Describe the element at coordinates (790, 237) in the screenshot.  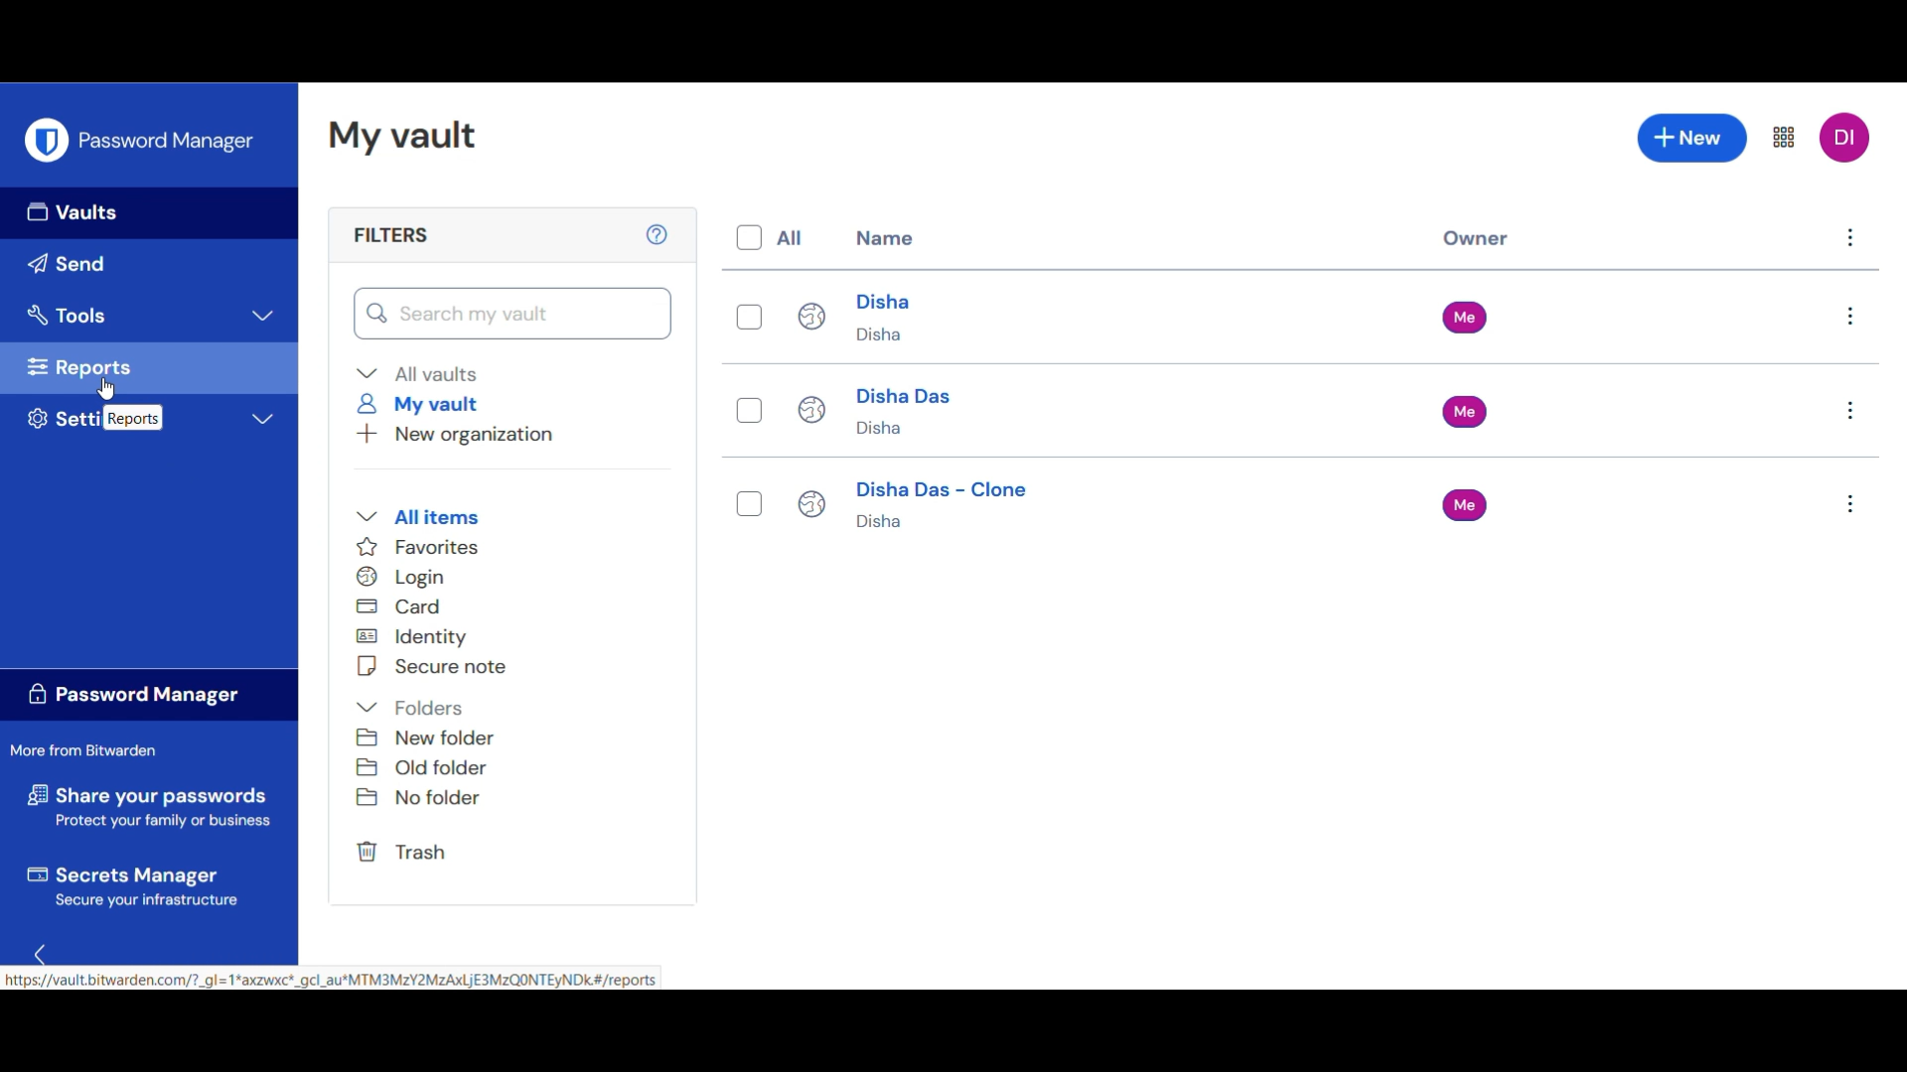
I see `Indicates all toggle` at that location.